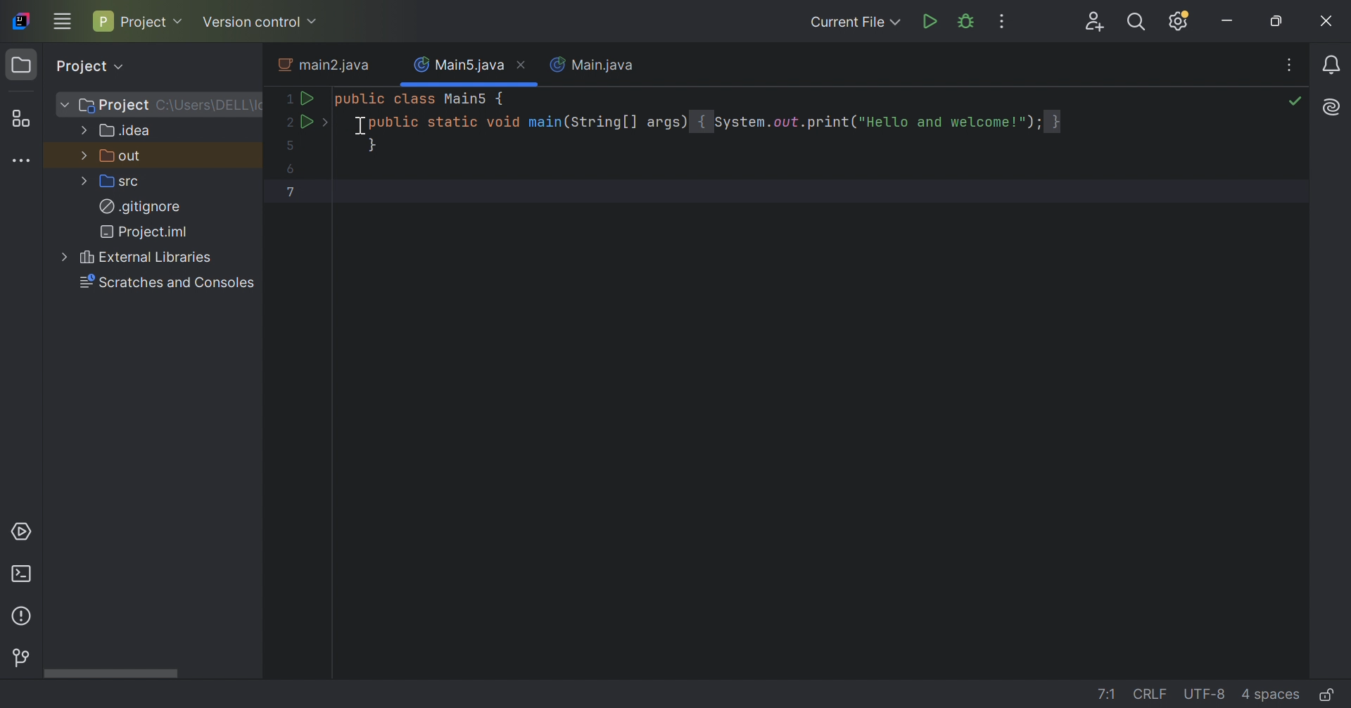  What do you see at coordinates (325, 123) in the screenshot?
I see `drop down` at bounding box center [325, 123].